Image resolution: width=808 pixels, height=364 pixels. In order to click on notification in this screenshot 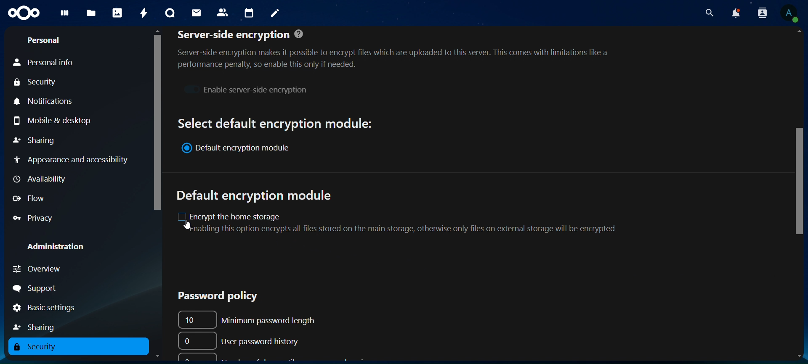, I will do `click(760, 13)`.